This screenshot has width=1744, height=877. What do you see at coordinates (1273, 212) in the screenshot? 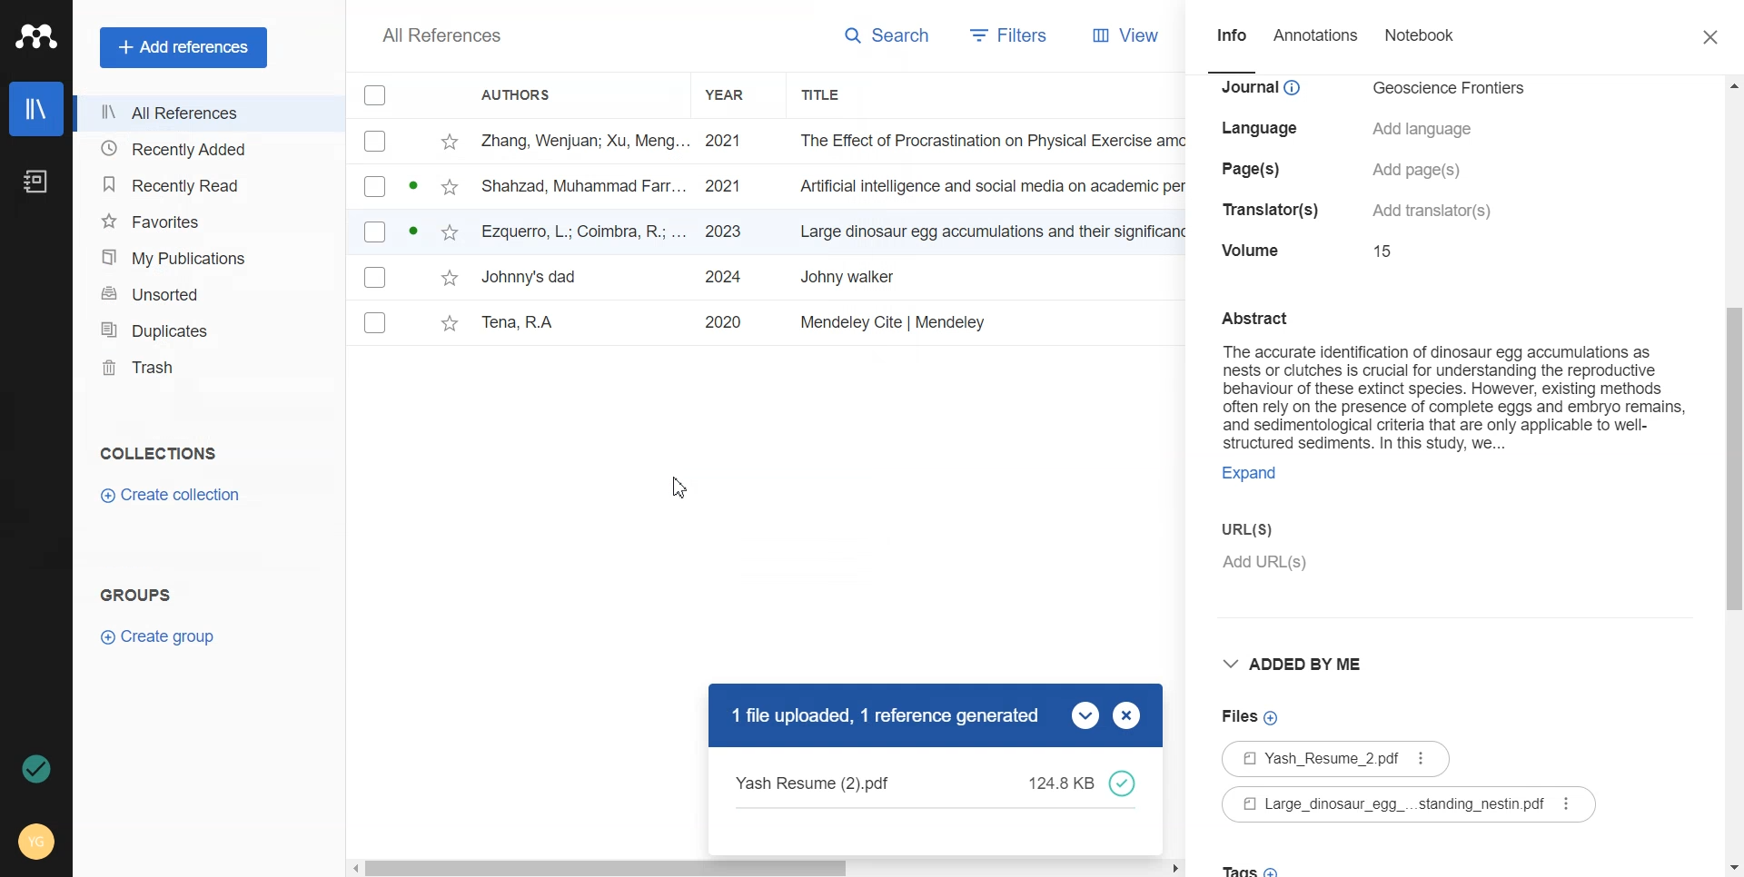
I see `details` at bounding box center [1273, 212].